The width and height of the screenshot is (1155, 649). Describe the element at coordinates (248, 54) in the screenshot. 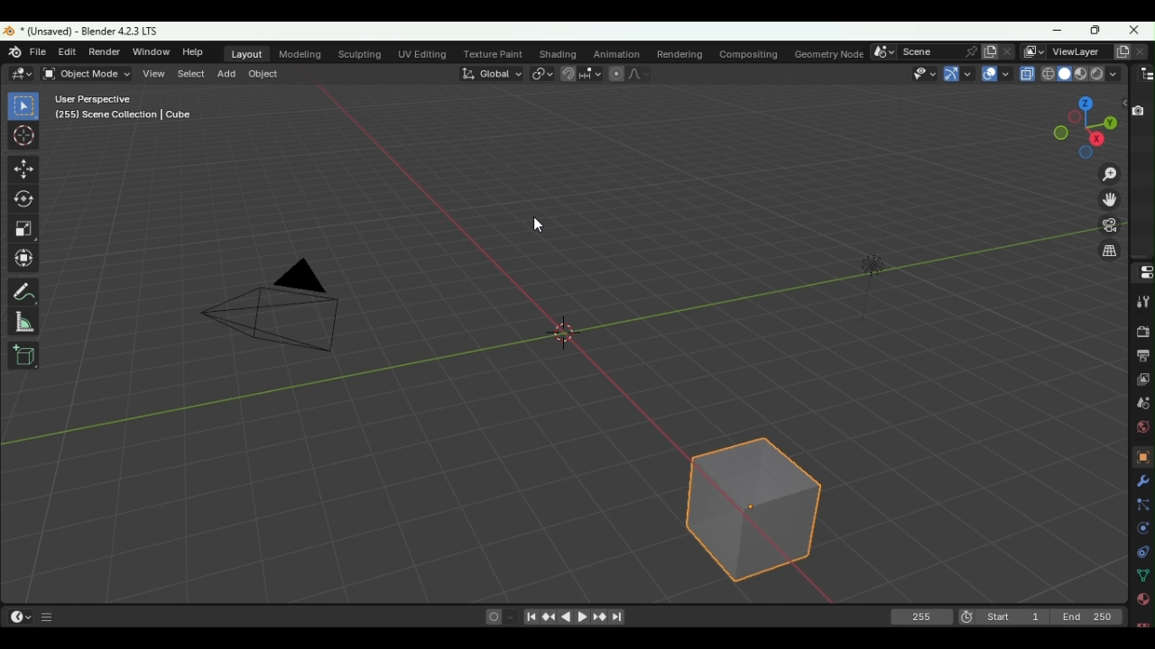

I see `Layout` at that location.